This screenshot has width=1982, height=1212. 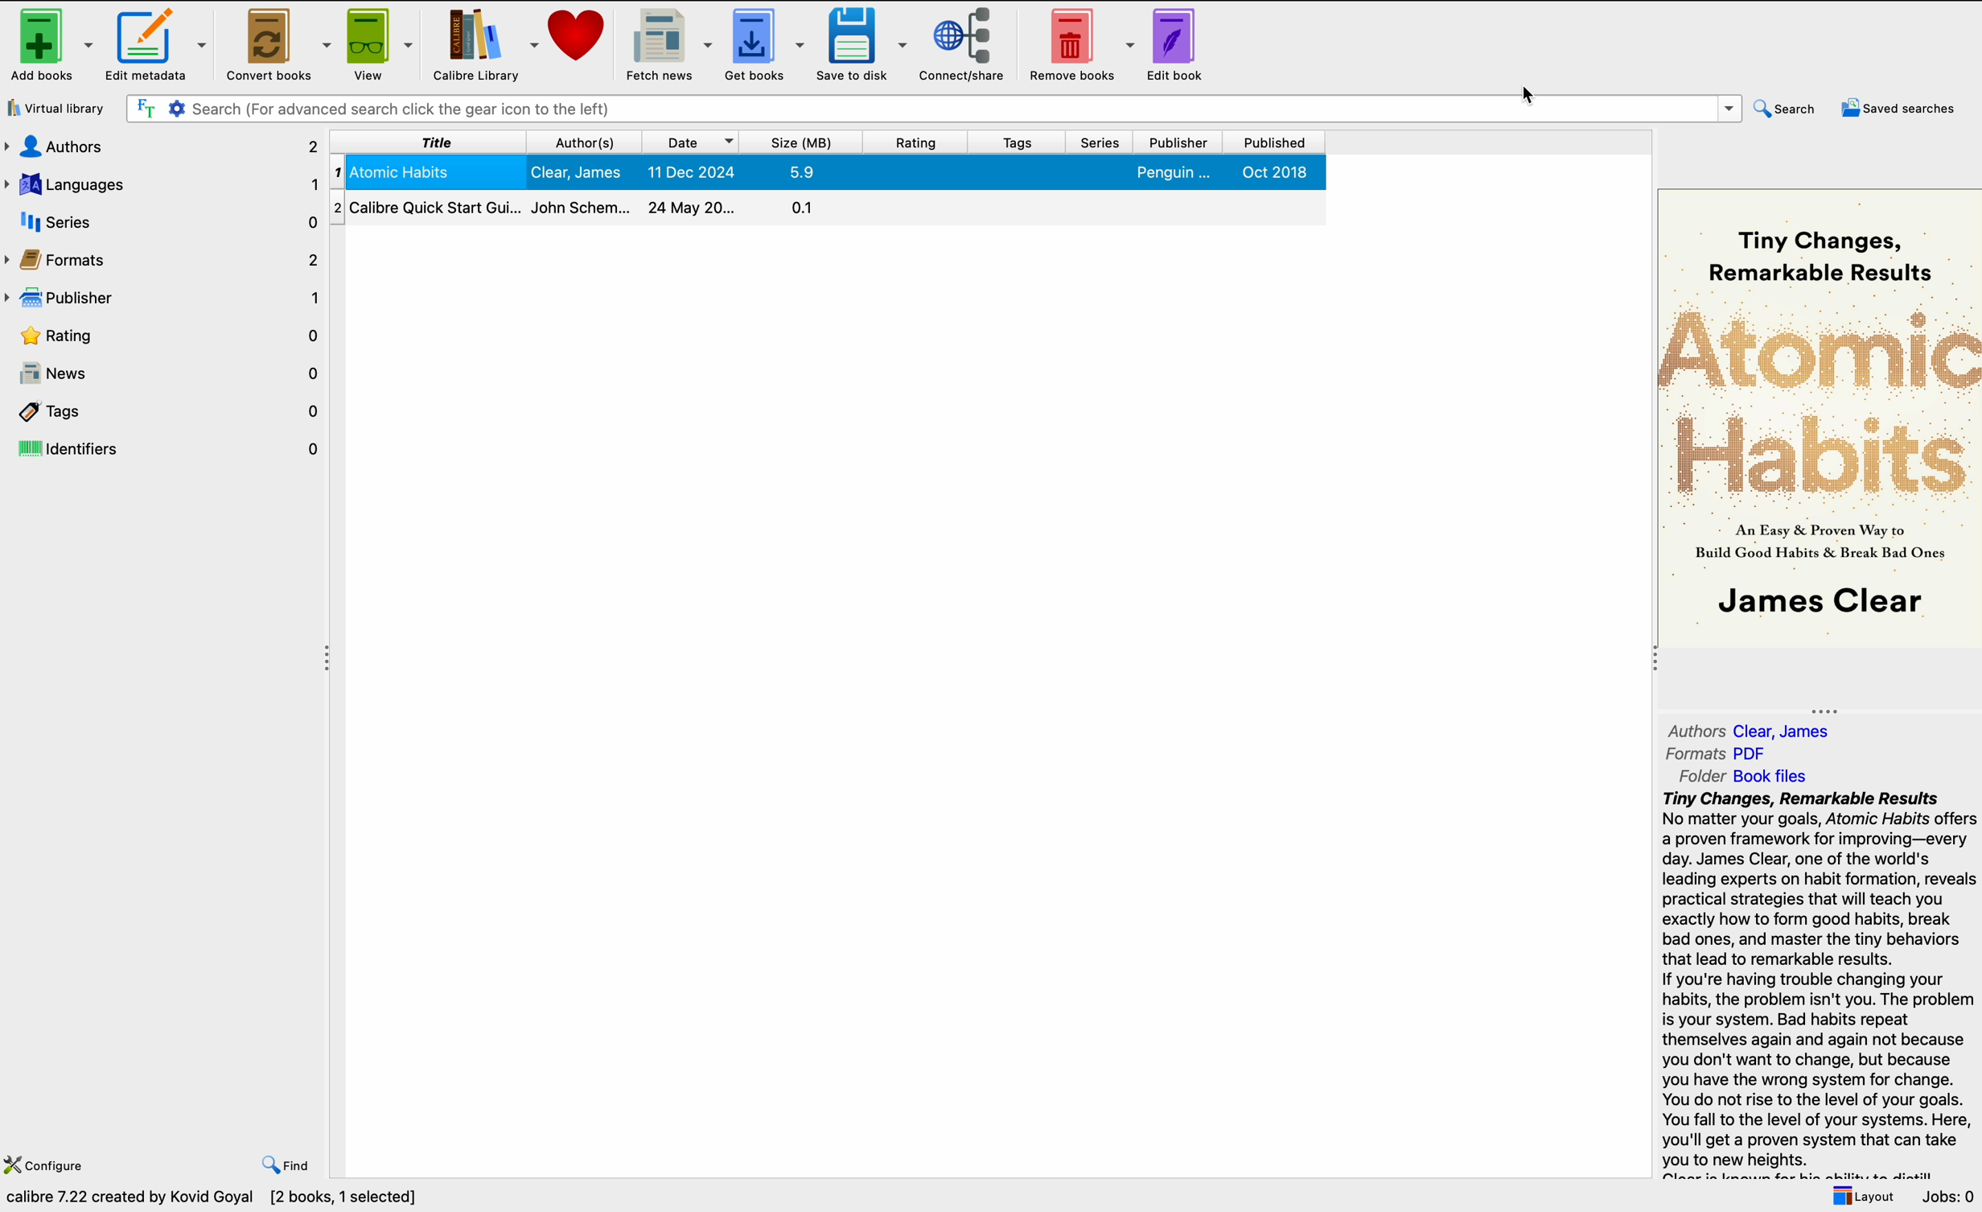 What do you see at coordinates (1716, 755) in the screenshot?
I see `formats PDF` at bounding box center [1716, 755].